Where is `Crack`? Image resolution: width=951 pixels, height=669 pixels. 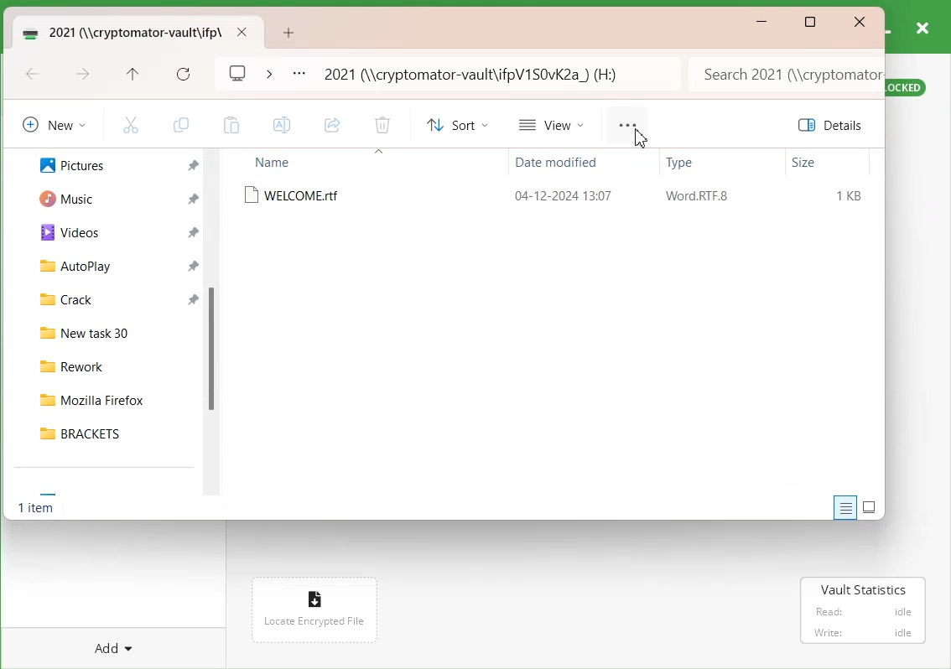 Crack is located at coordinates (56, 298).